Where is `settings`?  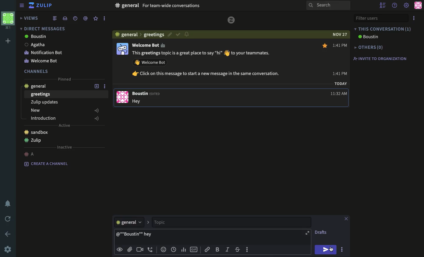 settings is located at coordinates (7, 250).